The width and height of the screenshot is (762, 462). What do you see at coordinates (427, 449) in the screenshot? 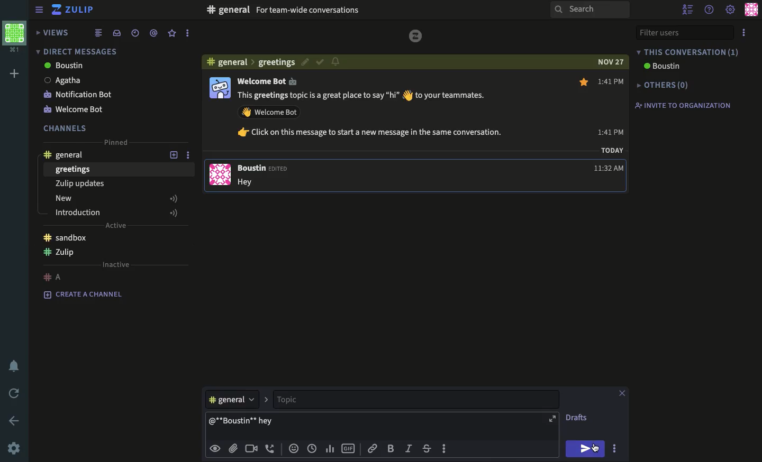
I see `strikethrough ` at bounding box center [427, 449].